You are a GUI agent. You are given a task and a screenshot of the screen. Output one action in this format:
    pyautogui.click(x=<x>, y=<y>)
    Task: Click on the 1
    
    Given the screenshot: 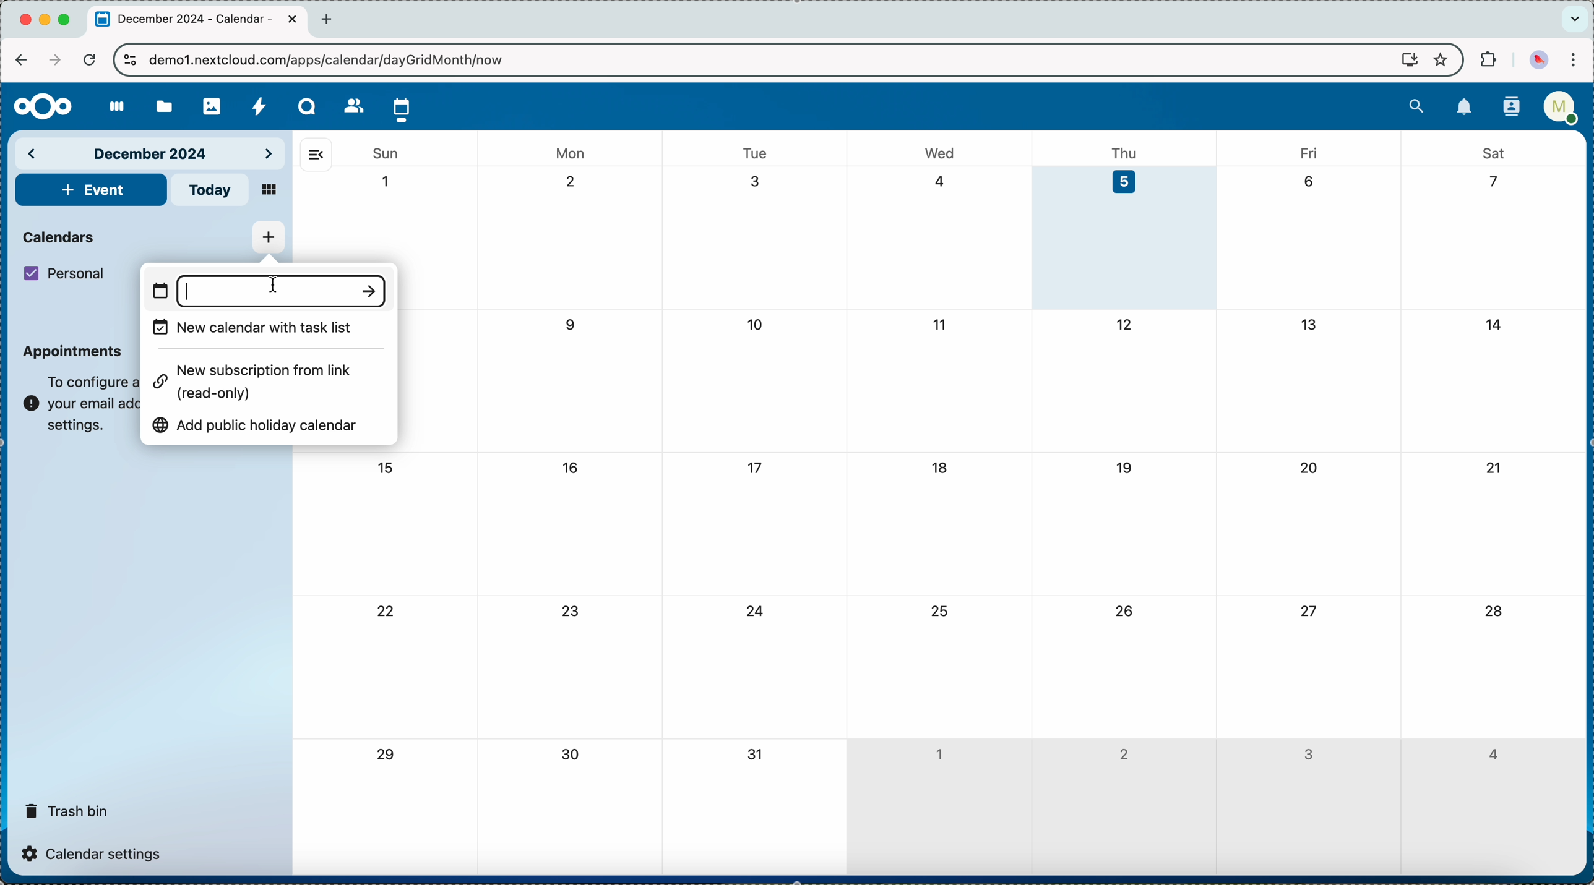 What is the action you would take?
    pyautogui.click(x=938, y=751)
    